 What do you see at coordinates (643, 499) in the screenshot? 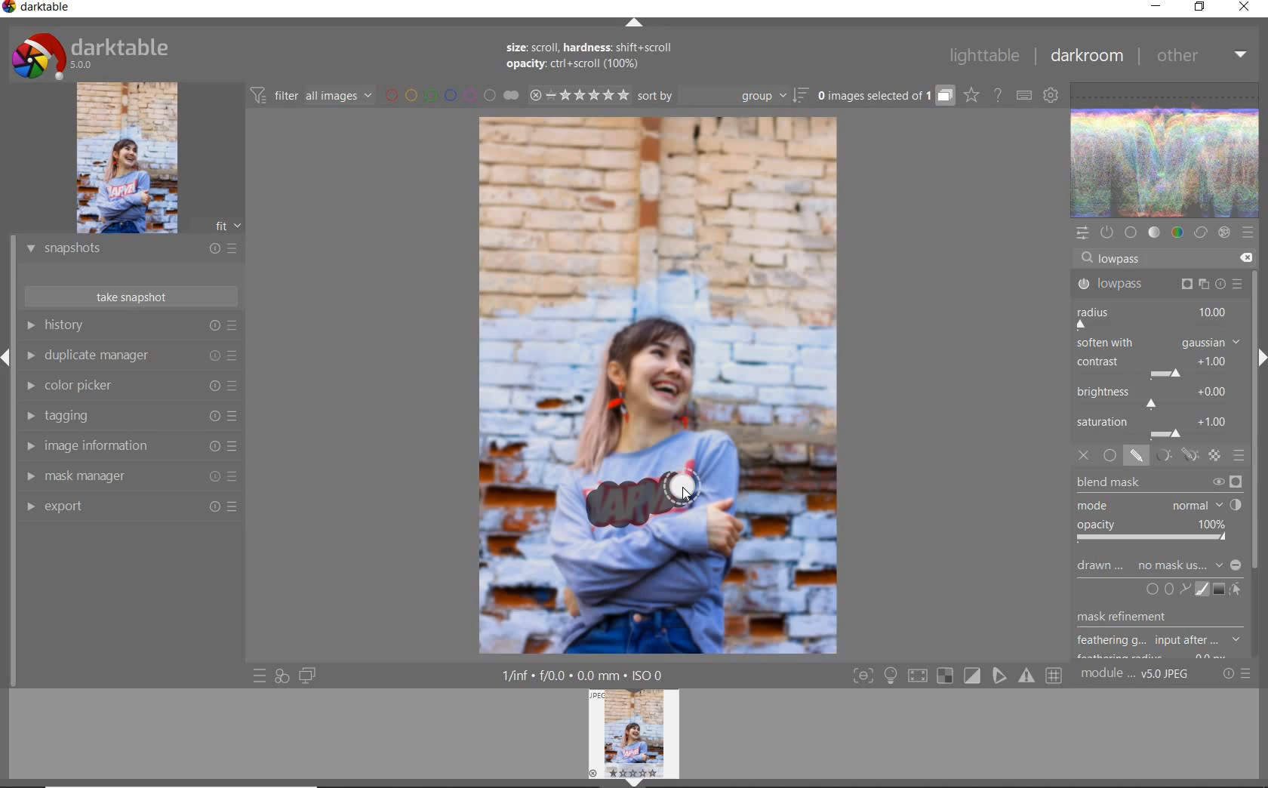
I see `area painted` at bounding box center [643, 499].